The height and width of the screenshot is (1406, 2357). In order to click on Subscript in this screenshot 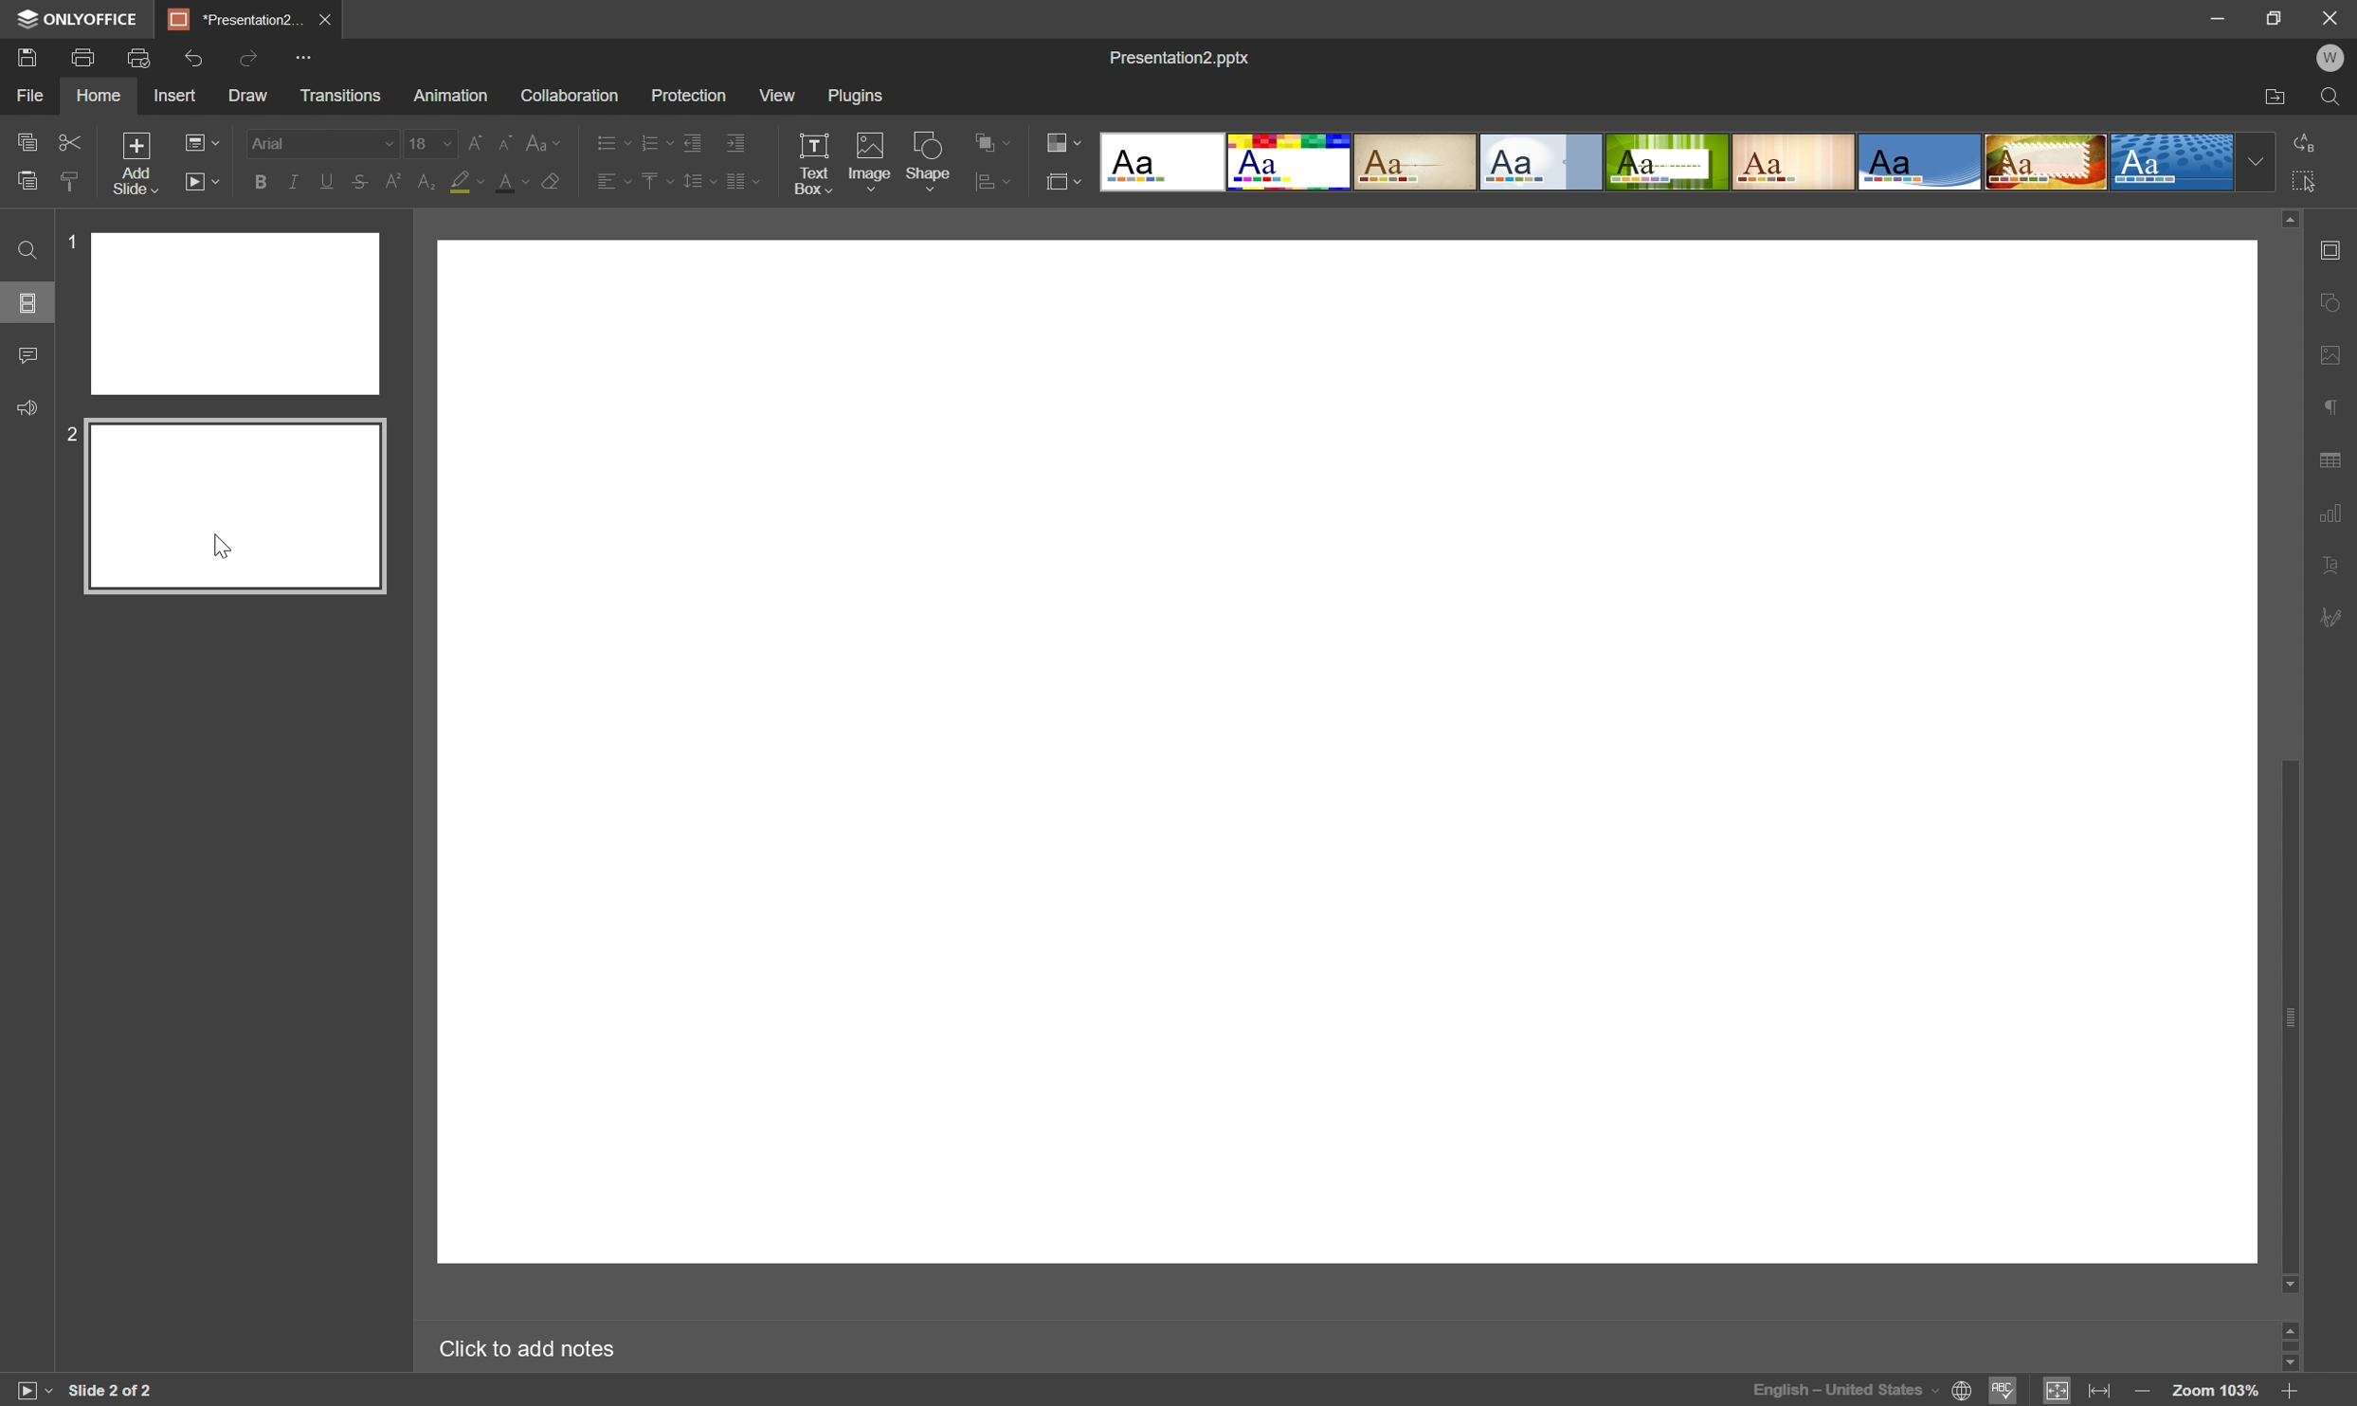, I will do `click(430, 179)`.